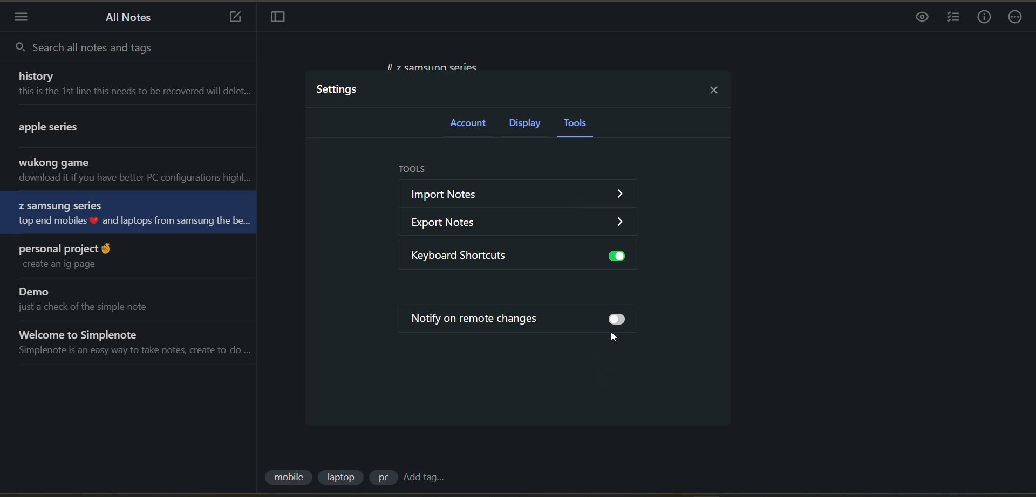 The width and height of the screenshot is (1036, 497). I want to click on note title and preview, so click(103, 299).